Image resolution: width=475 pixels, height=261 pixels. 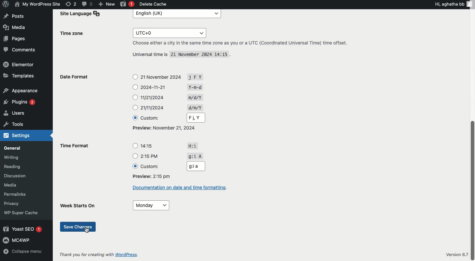 I want to click on Site Language, so click(x=80, y=14).